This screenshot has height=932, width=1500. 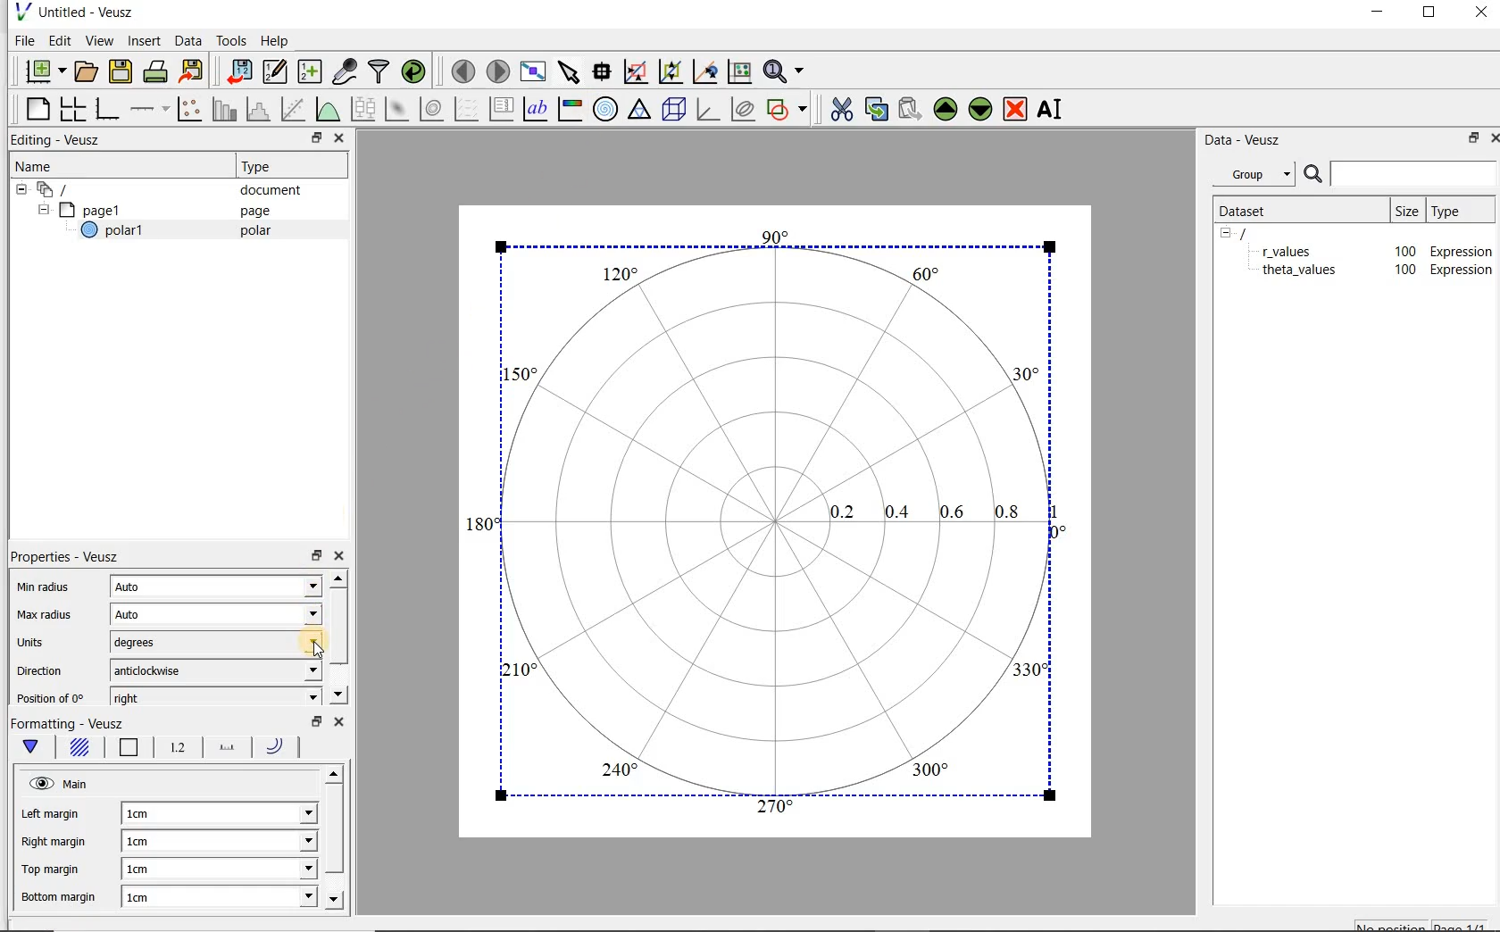 What do you see at coordinates (39, 165) in the screenshot?
I see `Name` at bounding box center [39, 165].